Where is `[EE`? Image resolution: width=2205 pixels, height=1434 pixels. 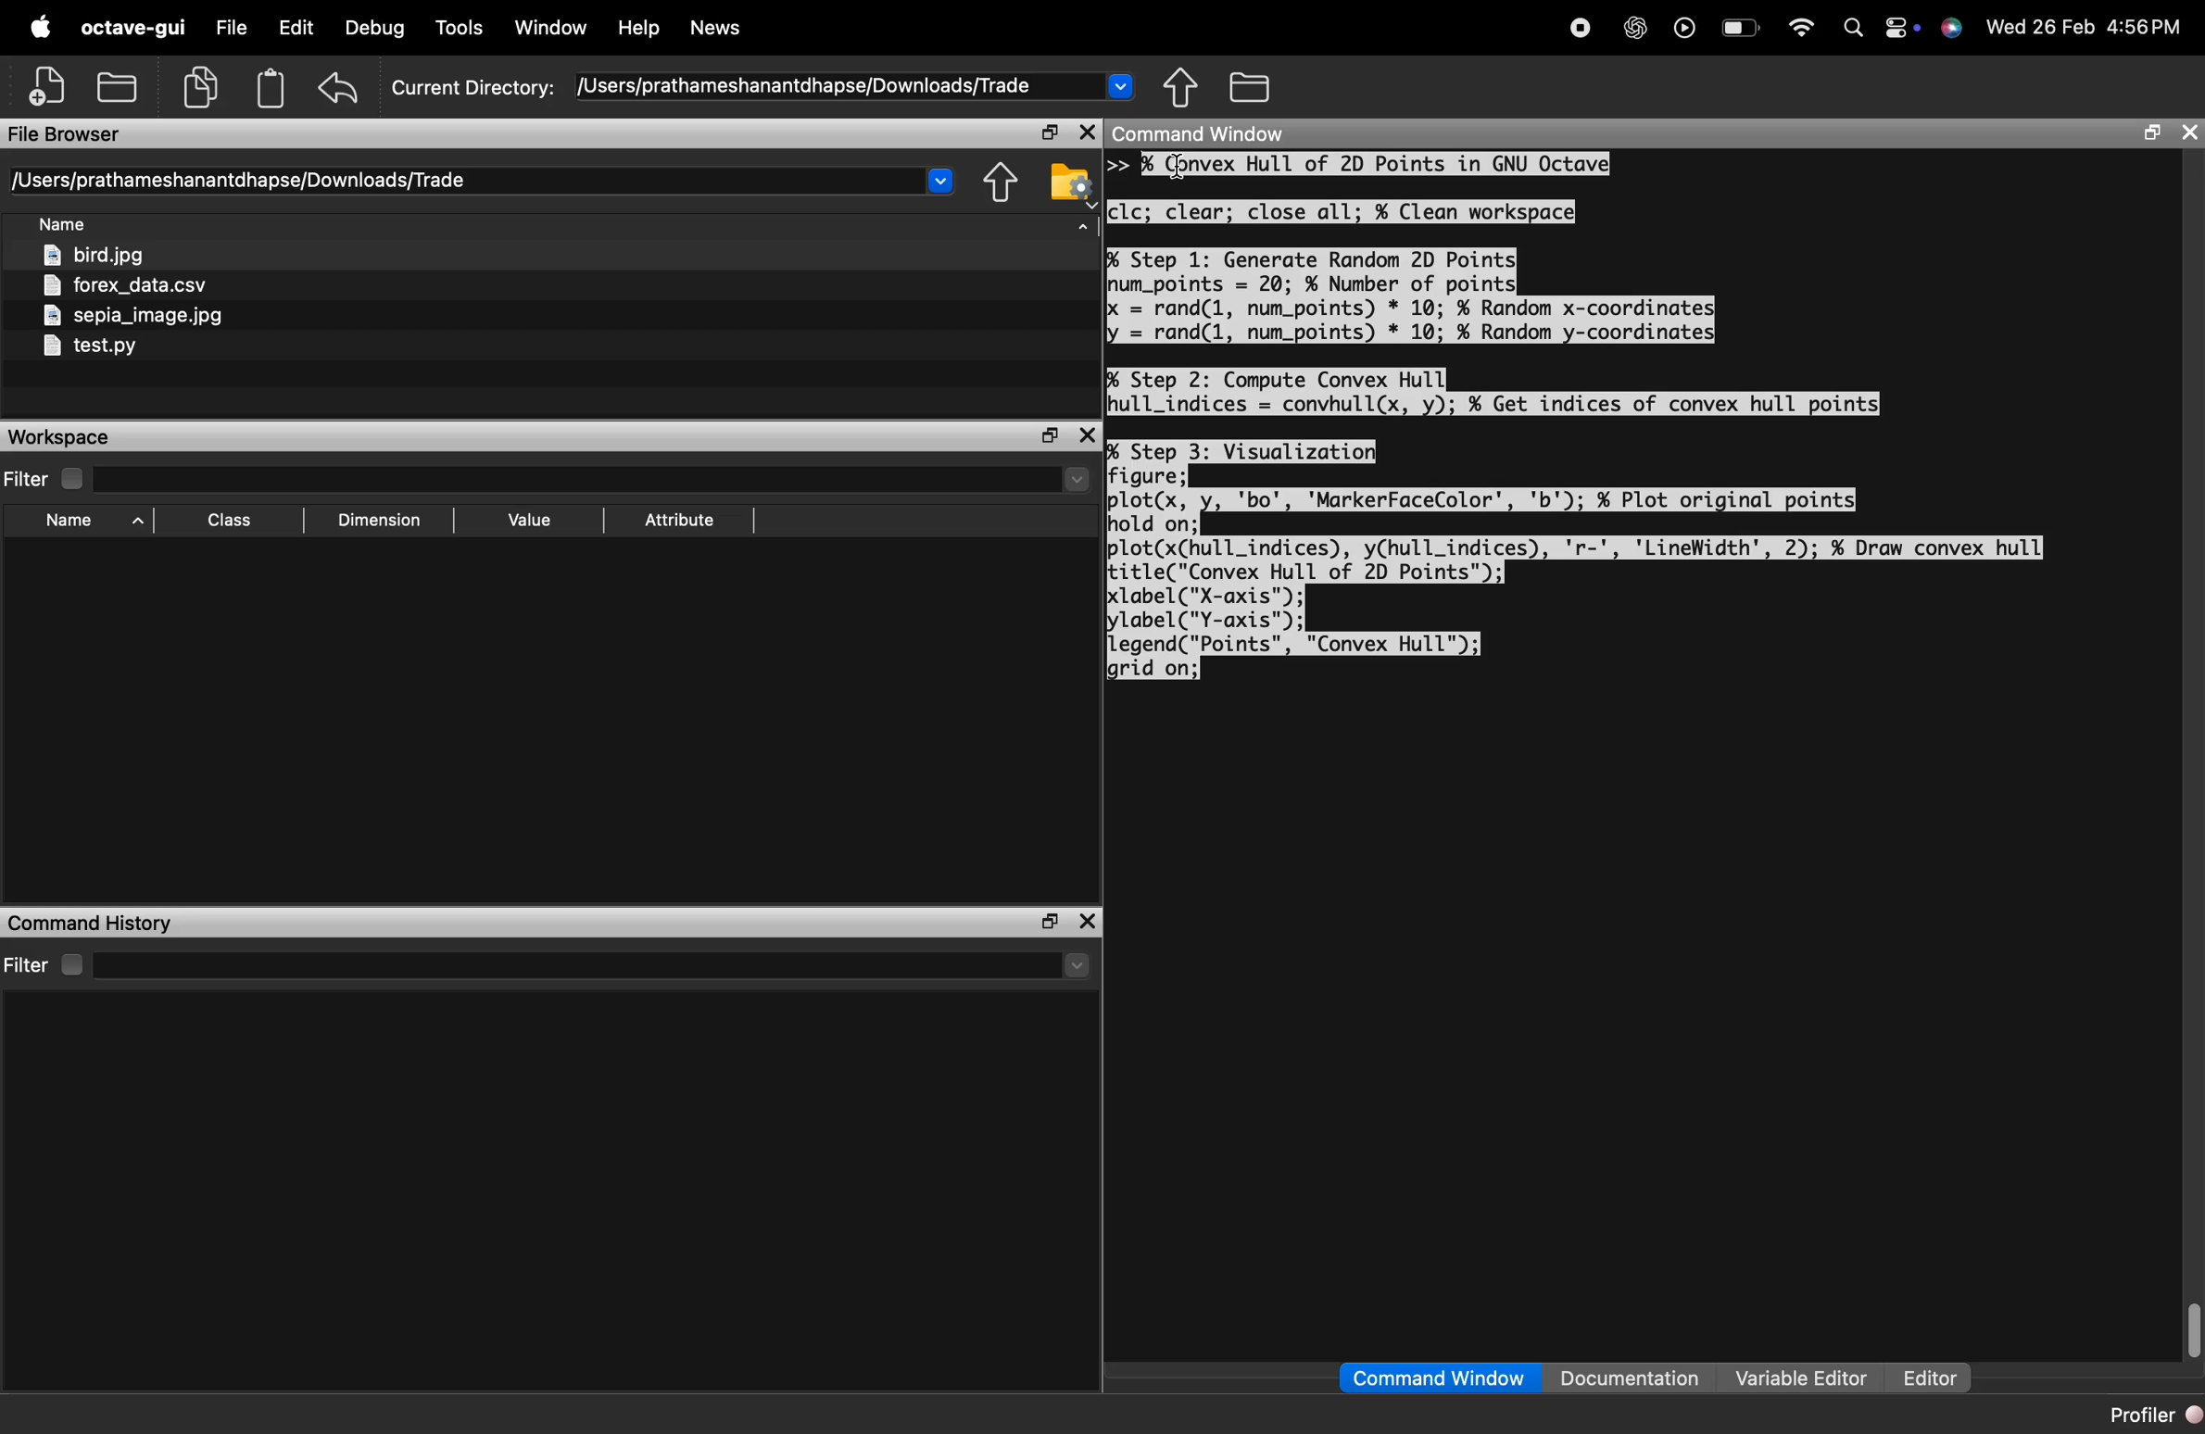 [EE is located at coordinates (229, 520).